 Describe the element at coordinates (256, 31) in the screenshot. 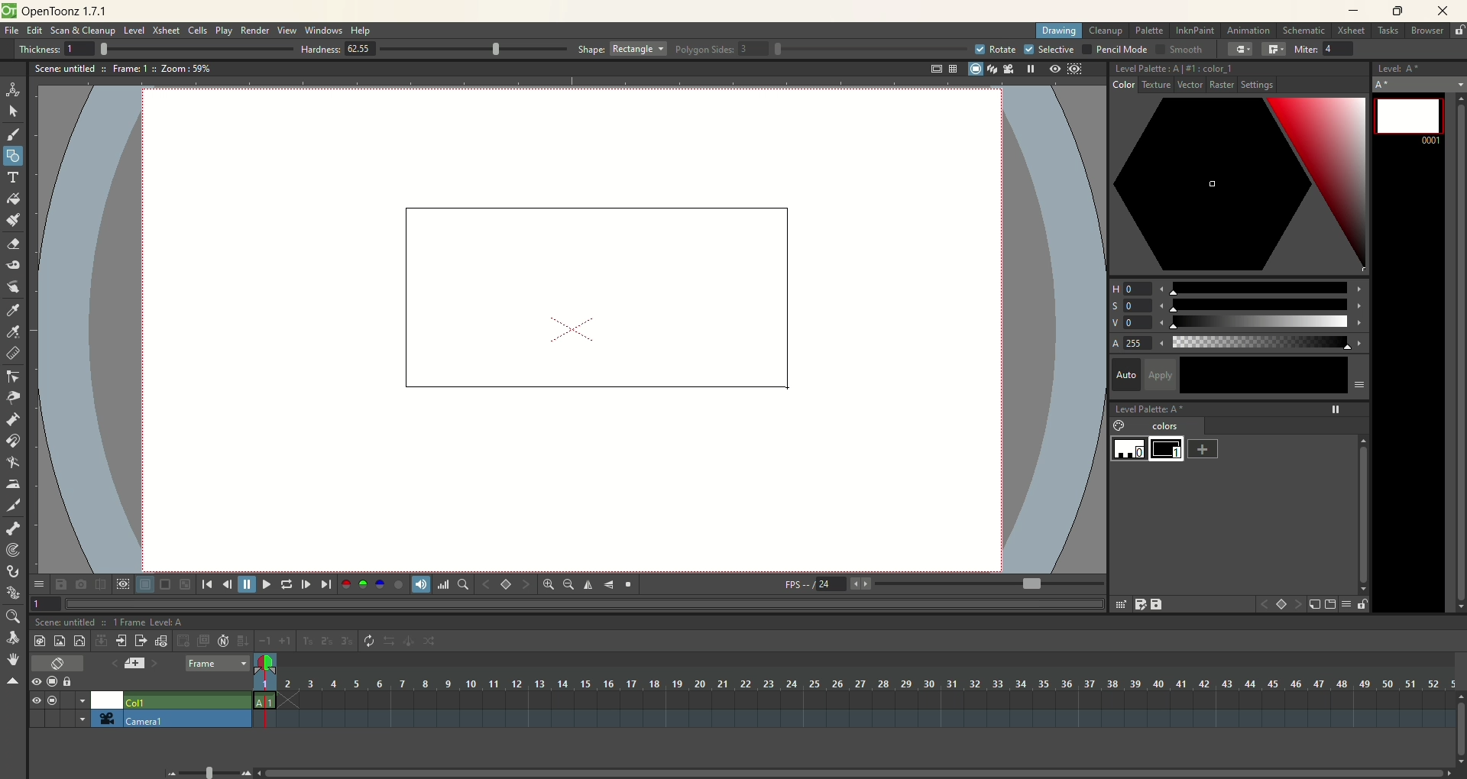

I see `render` at that location.